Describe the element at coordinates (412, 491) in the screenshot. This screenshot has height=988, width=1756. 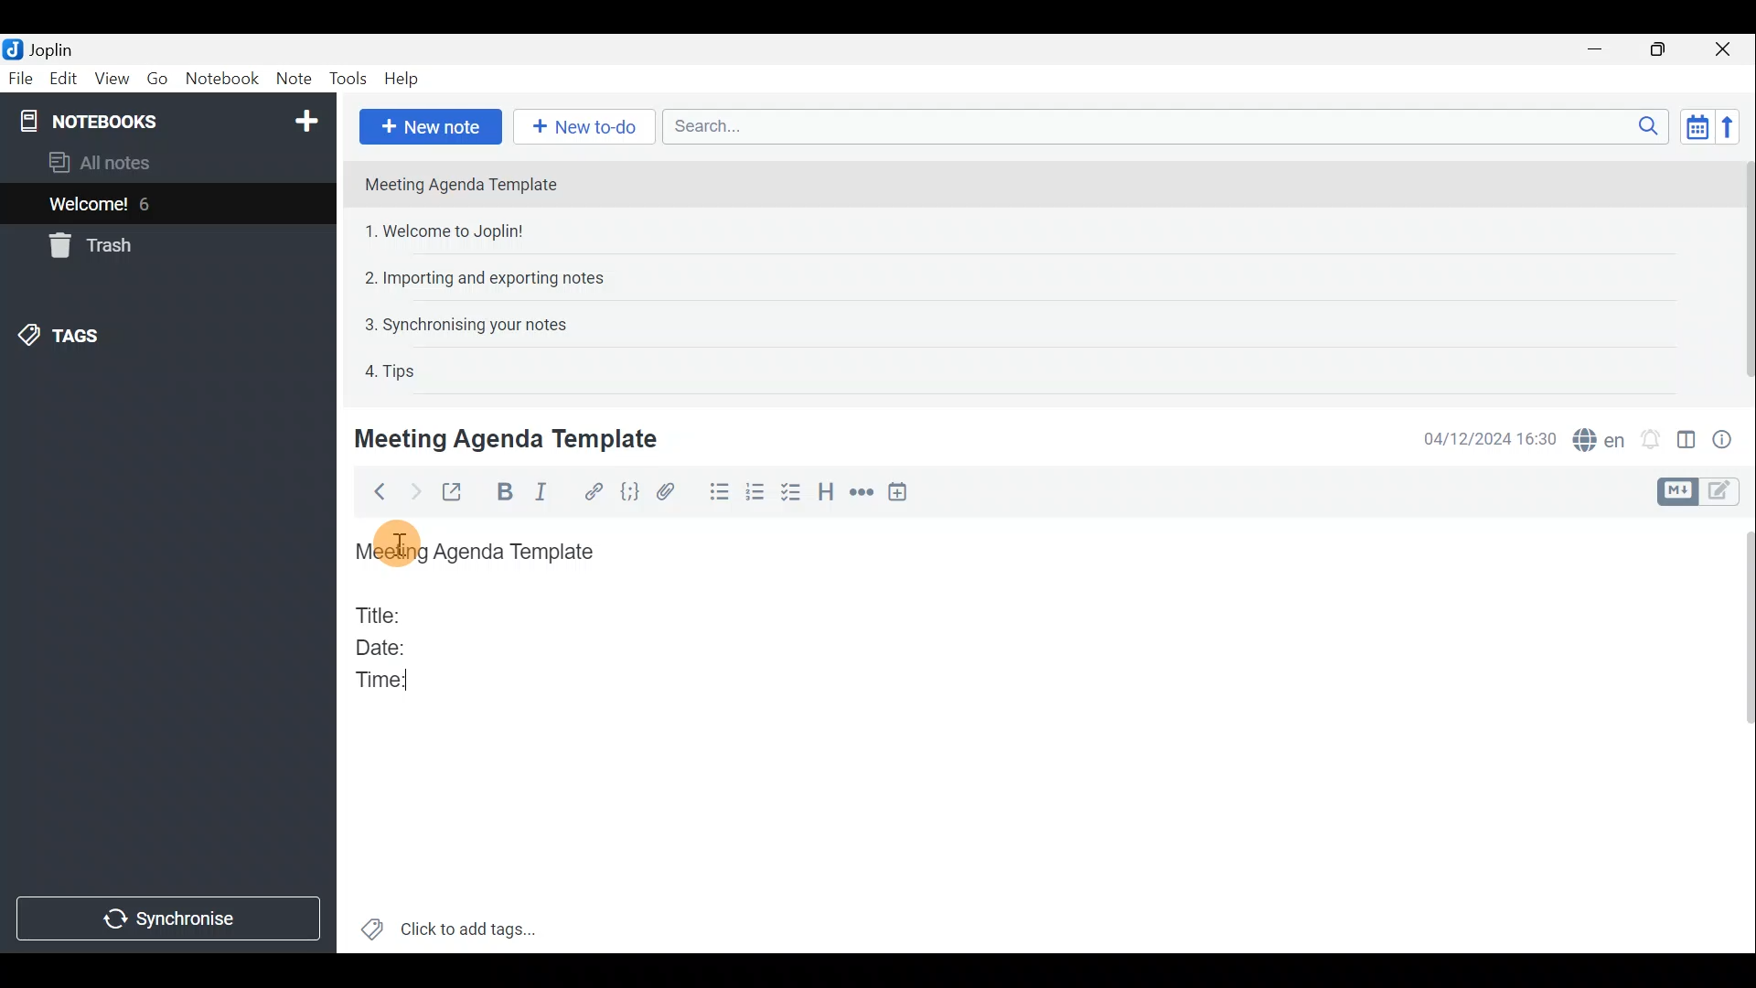
I see `Forward` at that location.